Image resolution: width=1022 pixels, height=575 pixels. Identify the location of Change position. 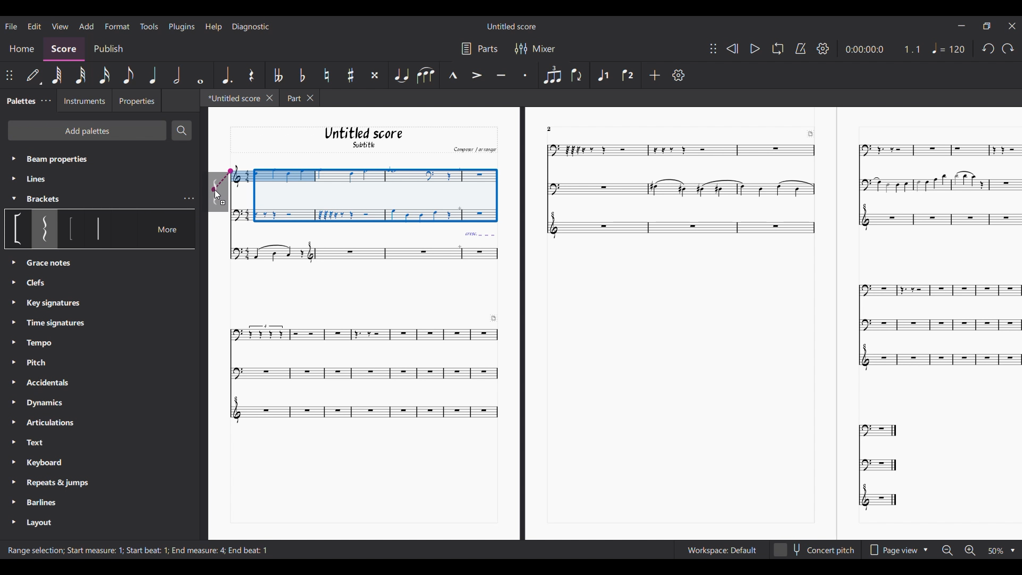
(713, 48).